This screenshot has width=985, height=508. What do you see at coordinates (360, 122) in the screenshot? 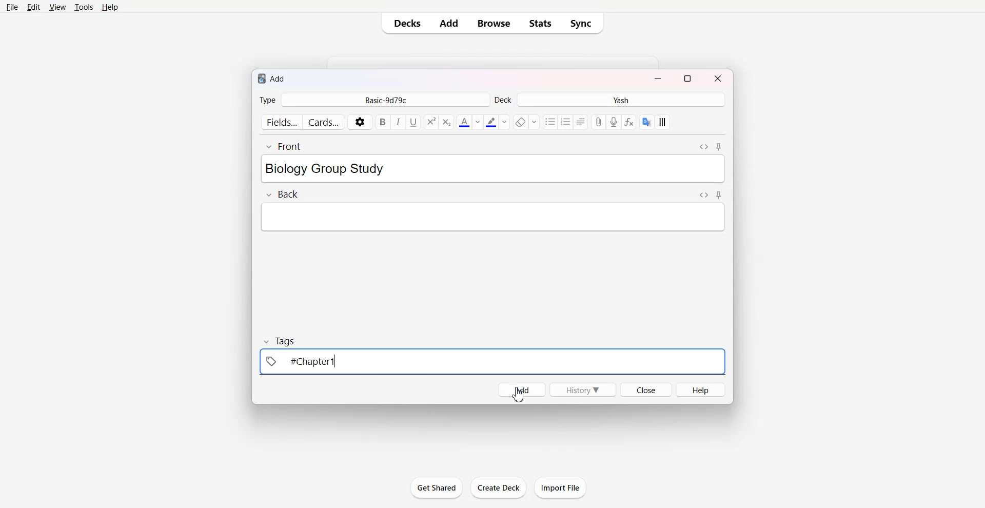
I see `Settings` at bounding box center [360, 122].